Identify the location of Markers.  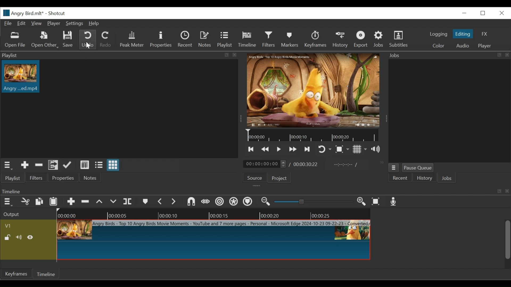
(290, 39).